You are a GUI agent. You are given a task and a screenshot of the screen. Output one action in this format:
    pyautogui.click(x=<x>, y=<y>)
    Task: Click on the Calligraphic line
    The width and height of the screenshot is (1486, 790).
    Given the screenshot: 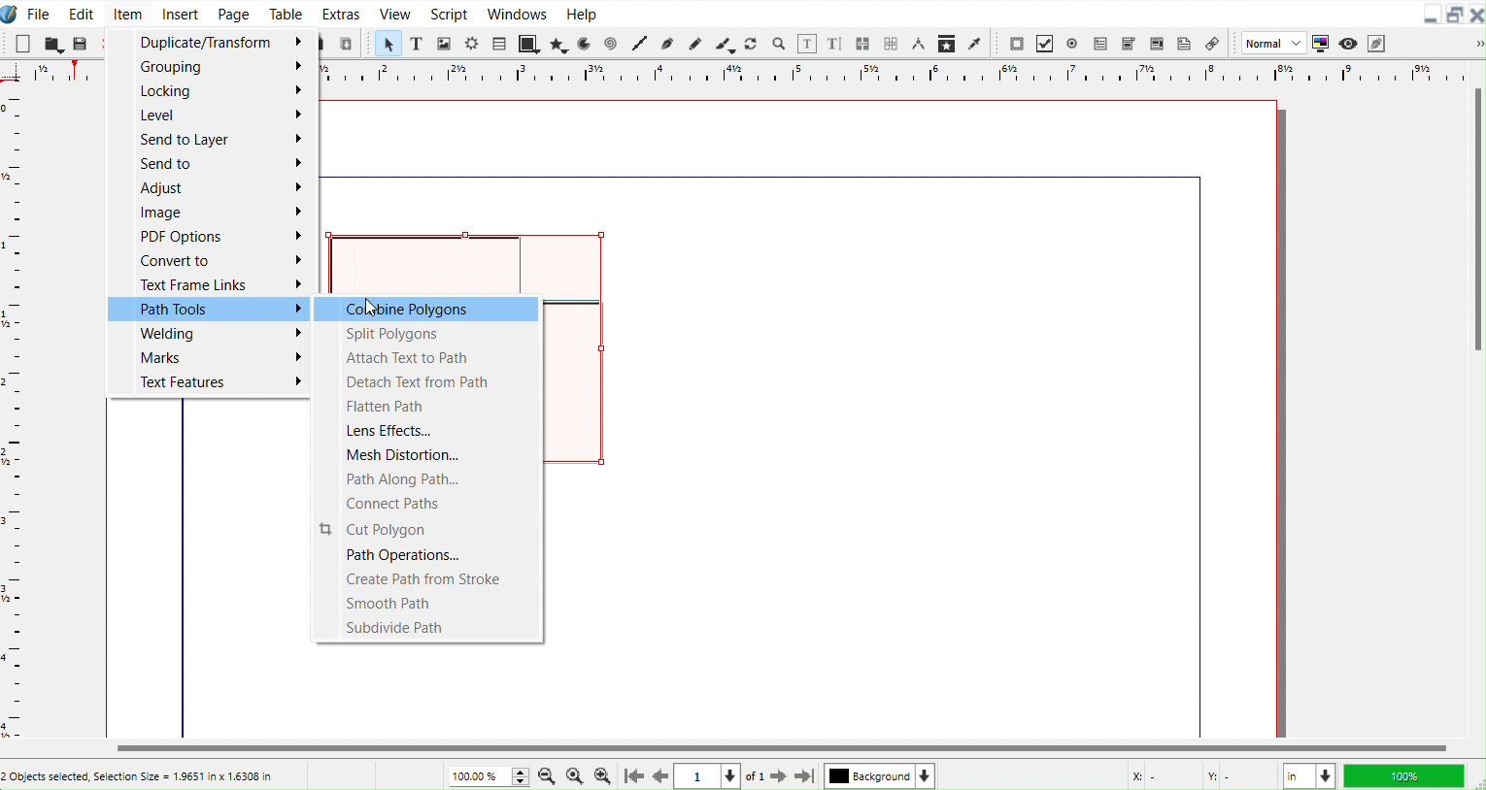 What is the action you would take?
    pyautogui.click(x=725, y=44)
    